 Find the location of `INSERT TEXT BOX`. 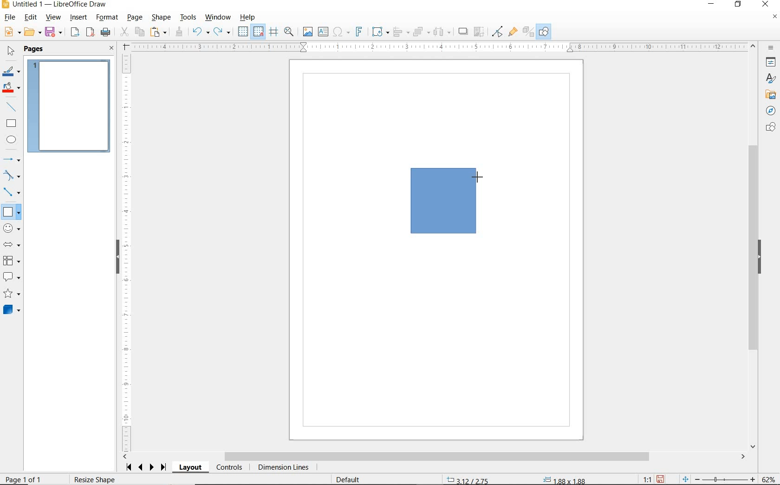

INSERT TEXT BOX is located at coordinates (323, 32).